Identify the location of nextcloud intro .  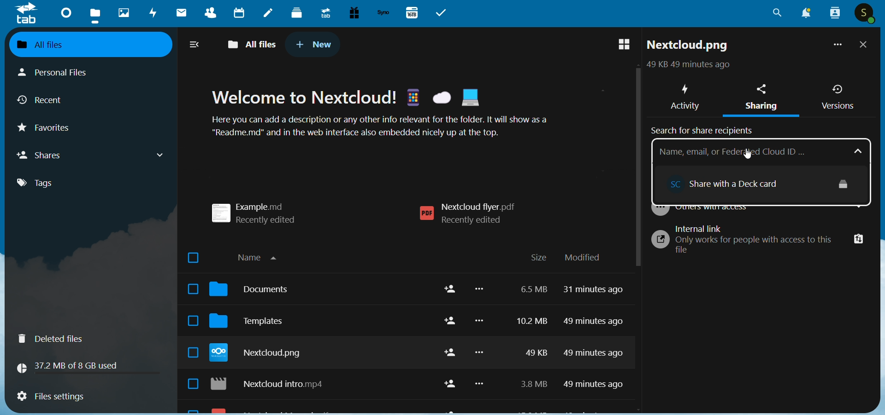
(273, 386).